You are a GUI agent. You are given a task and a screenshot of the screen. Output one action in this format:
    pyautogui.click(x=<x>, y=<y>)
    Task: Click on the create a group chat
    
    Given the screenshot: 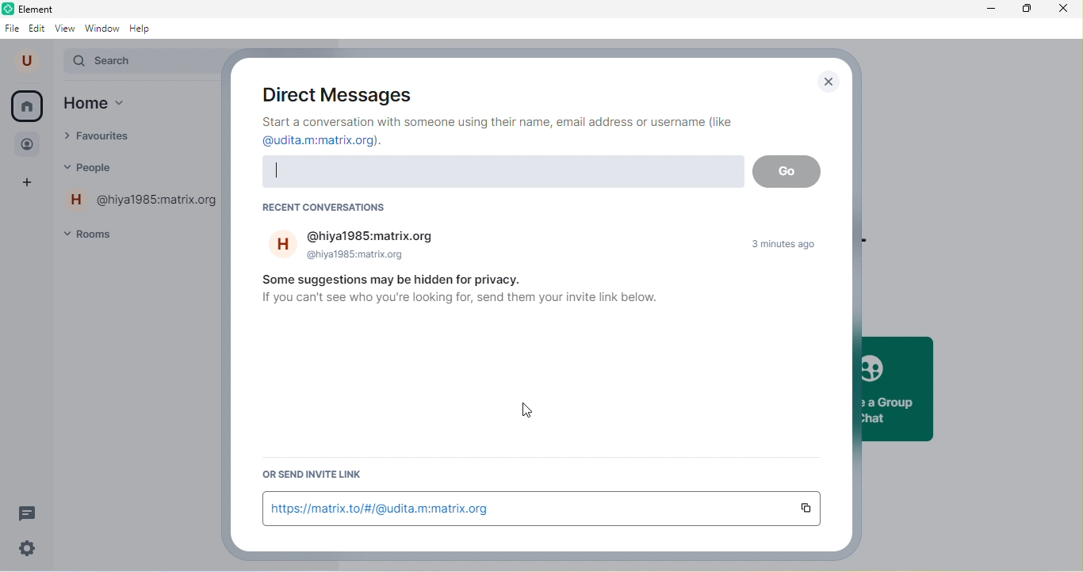 What is the action you would take?
    pyautogui.click(x=895, y=388)
    